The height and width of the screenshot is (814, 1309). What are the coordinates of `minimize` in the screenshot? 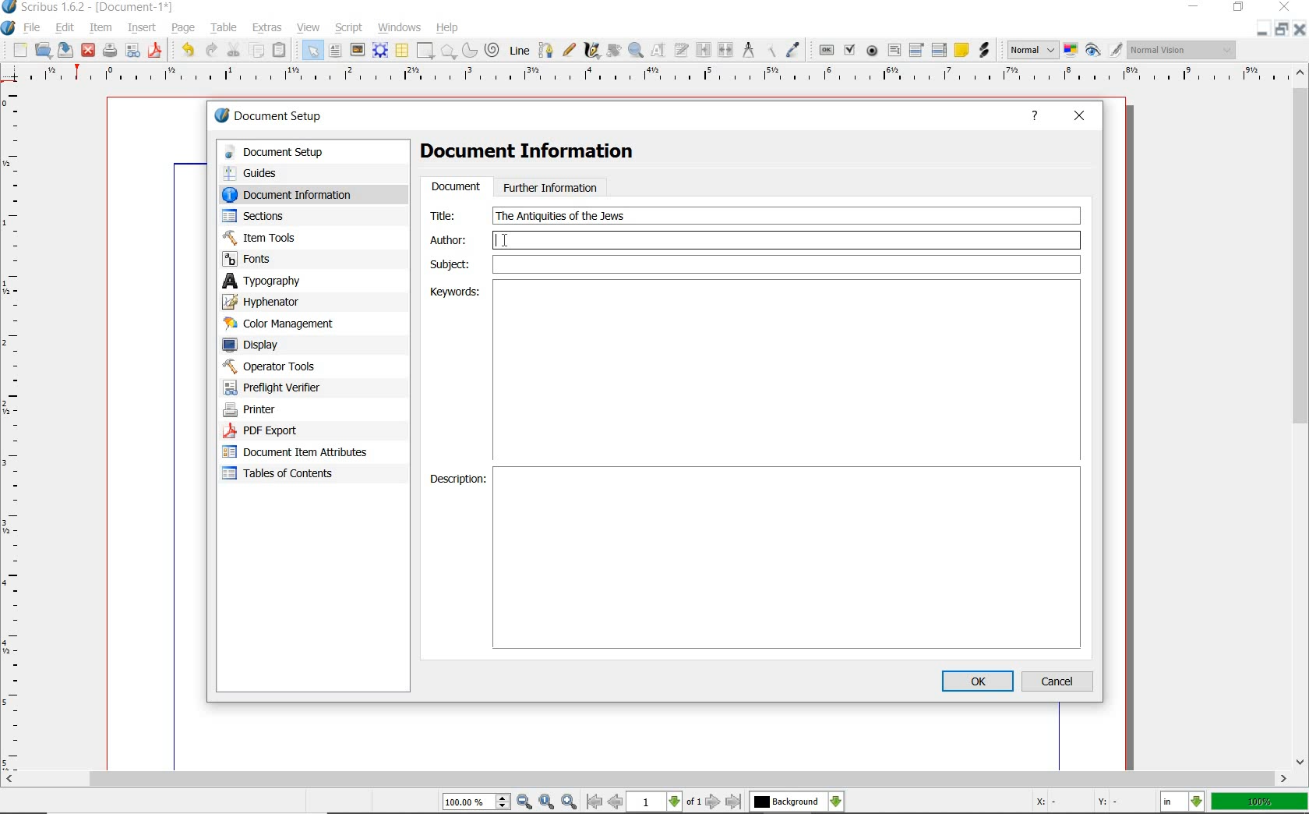 It's located at (1264, 28).